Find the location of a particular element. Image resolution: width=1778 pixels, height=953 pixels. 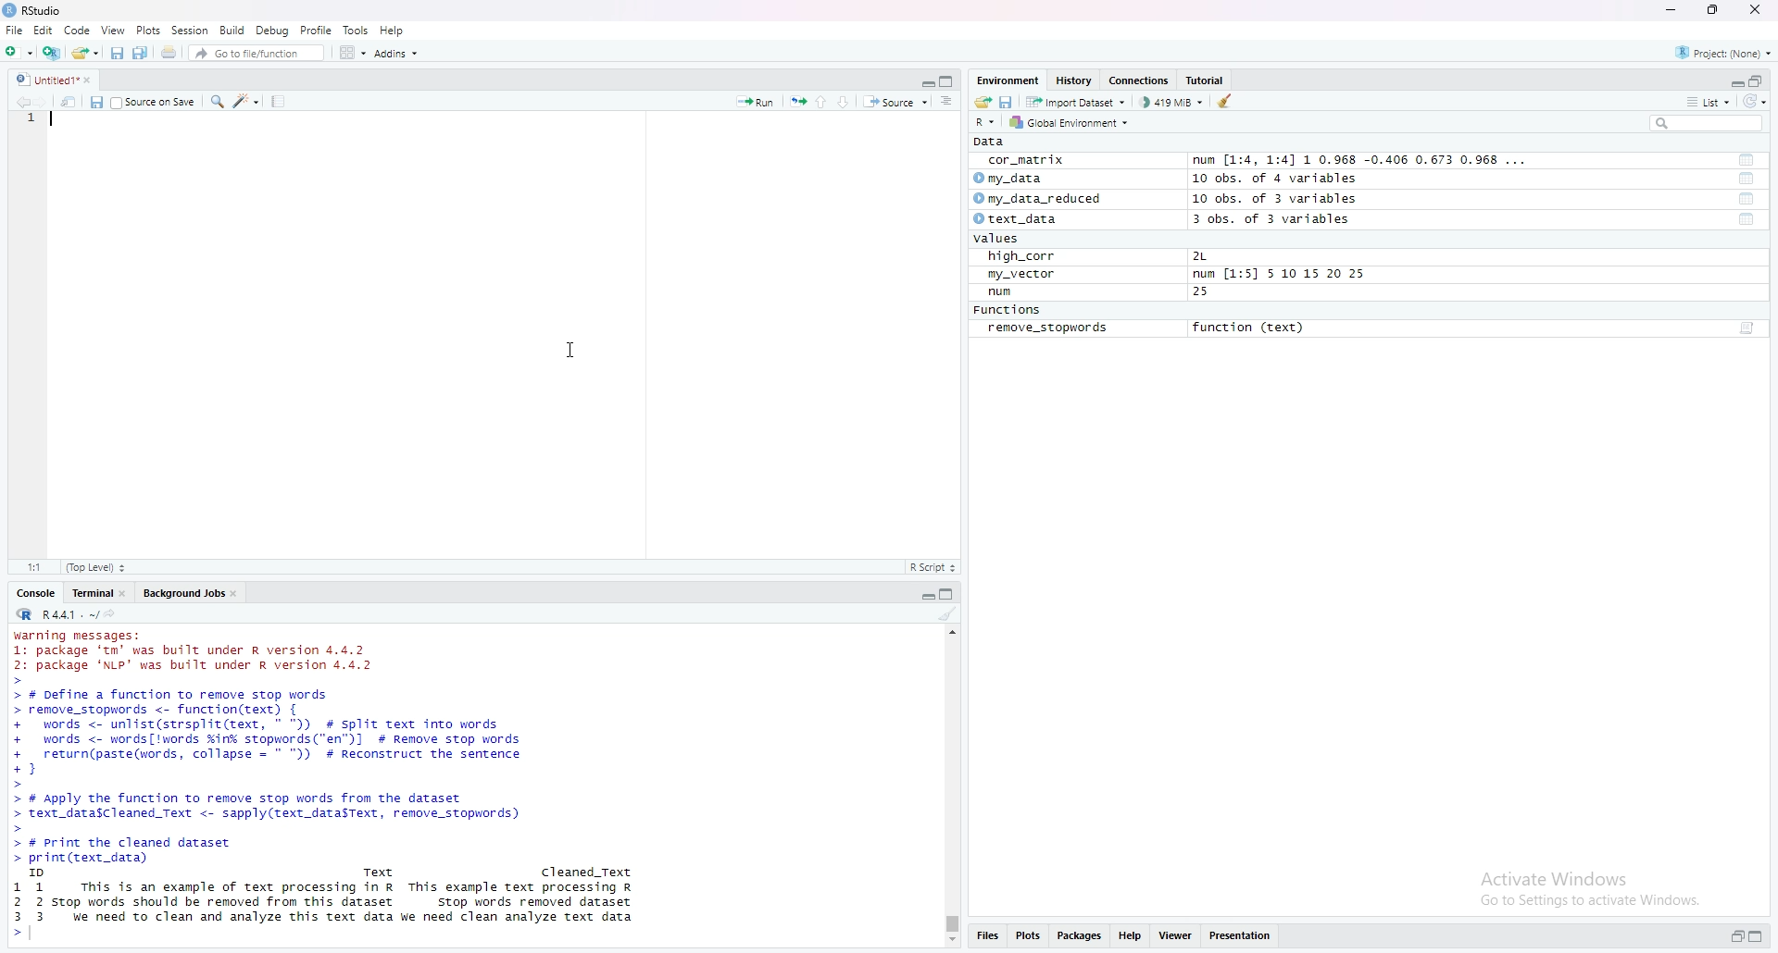

my_data_reduced is located at coordinates (1043, 200).